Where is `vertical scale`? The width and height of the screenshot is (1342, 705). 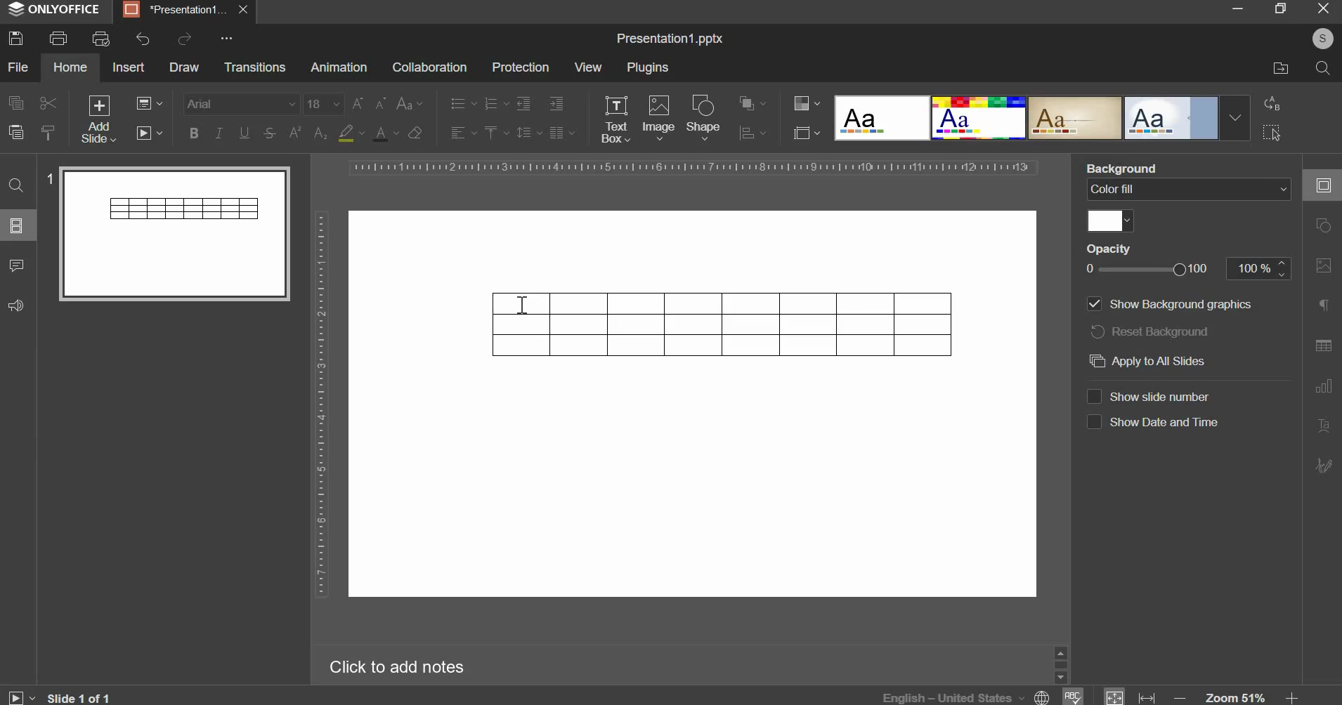
vertical scale is located at coordinates (320, 404).